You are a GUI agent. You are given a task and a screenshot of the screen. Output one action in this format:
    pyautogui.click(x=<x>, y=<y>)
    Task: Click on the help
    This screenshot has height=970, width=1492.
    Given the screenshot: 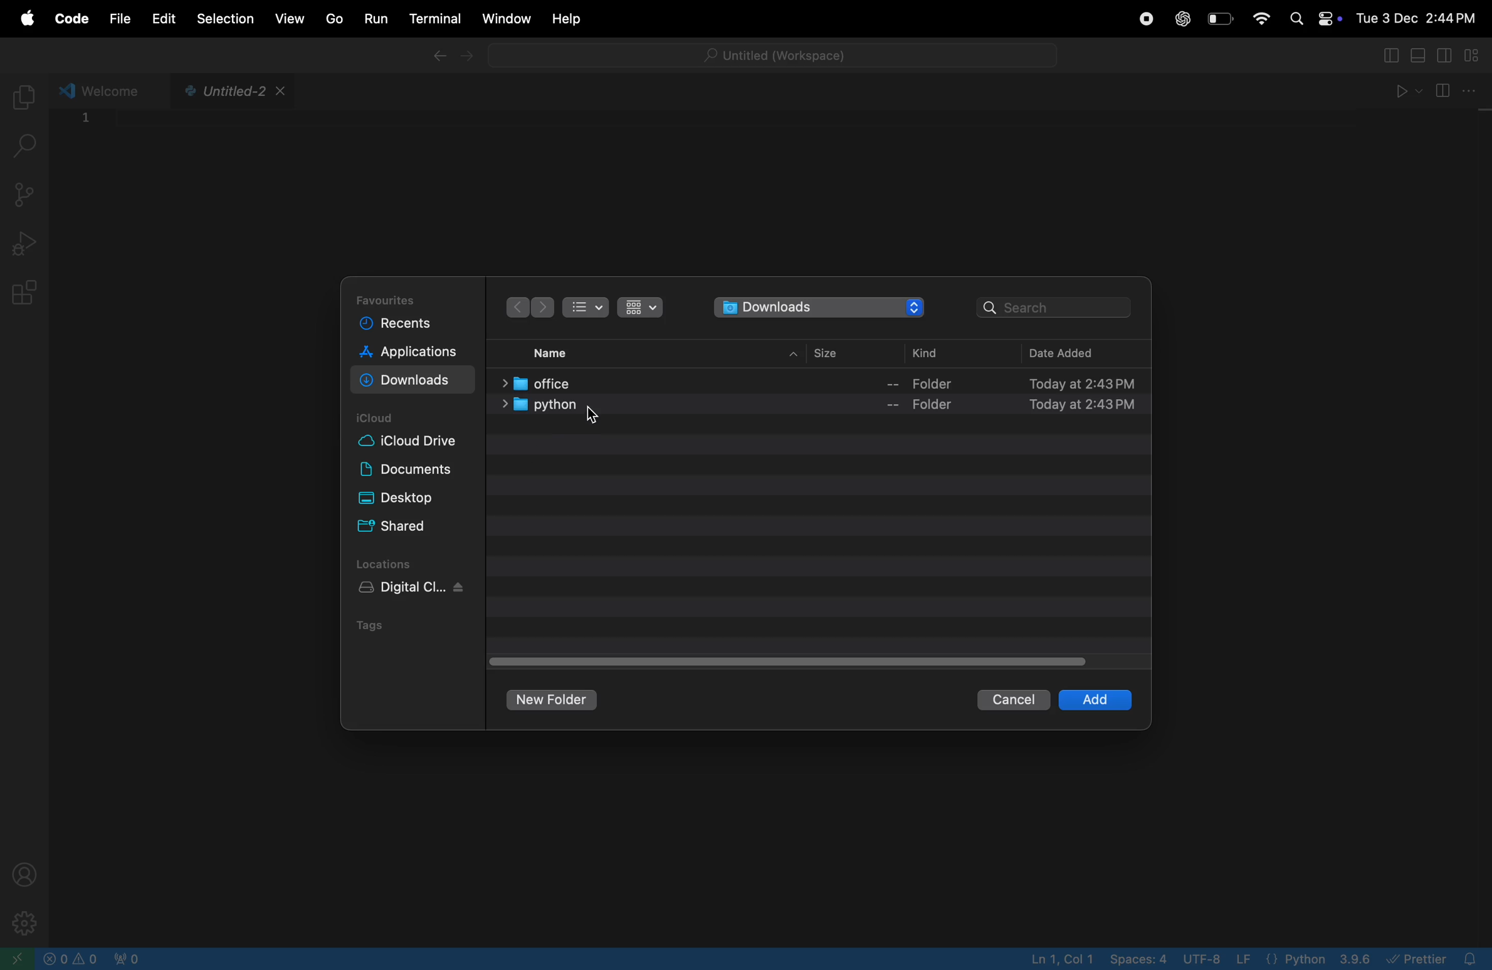 What is the action you would take?
    pyautogui.click(x=565, y=19)
    